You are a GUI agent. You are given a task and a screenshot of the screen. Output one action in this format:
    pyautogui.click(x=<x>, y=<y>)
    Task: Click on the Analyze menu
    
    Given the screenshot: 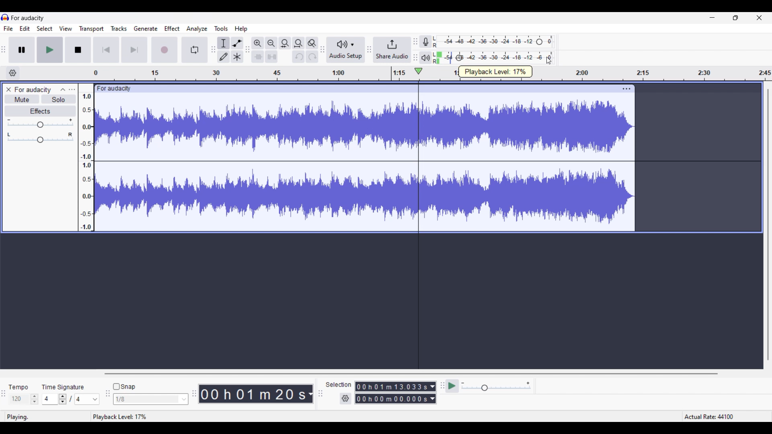 What is the action you would take?
    pyautogui.click(x=197, y=29)
    